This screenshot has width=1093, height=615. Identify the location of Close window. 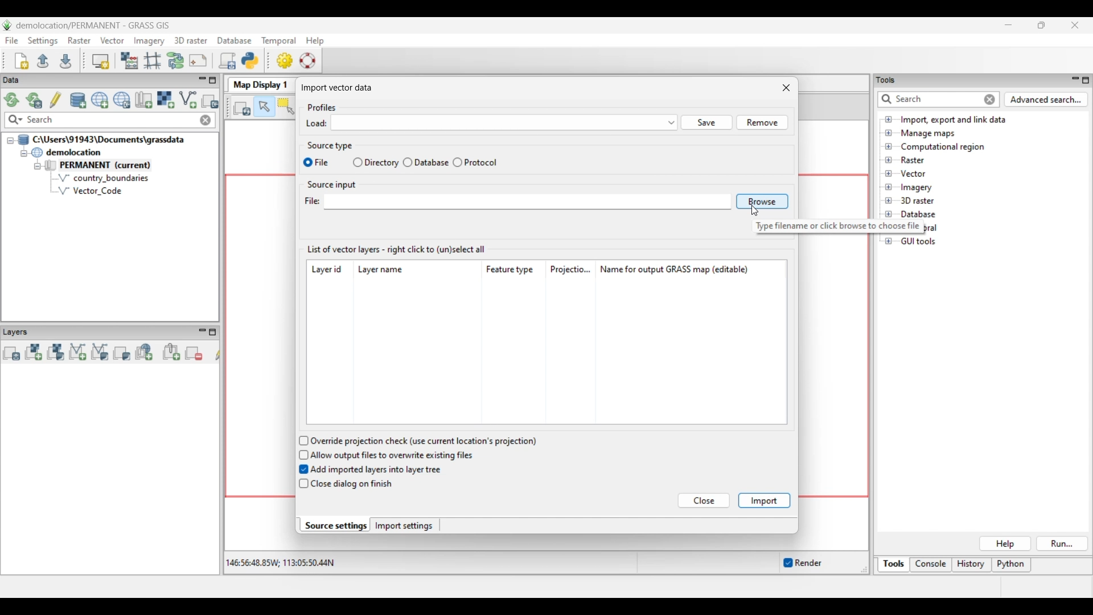
(787, 88).